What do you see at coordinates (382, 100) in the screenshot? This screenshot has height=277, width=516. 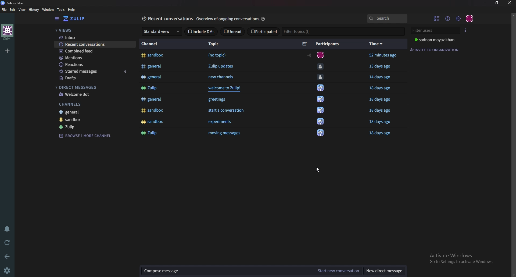 I see `18 days ago` at bounding box center [382, 100].